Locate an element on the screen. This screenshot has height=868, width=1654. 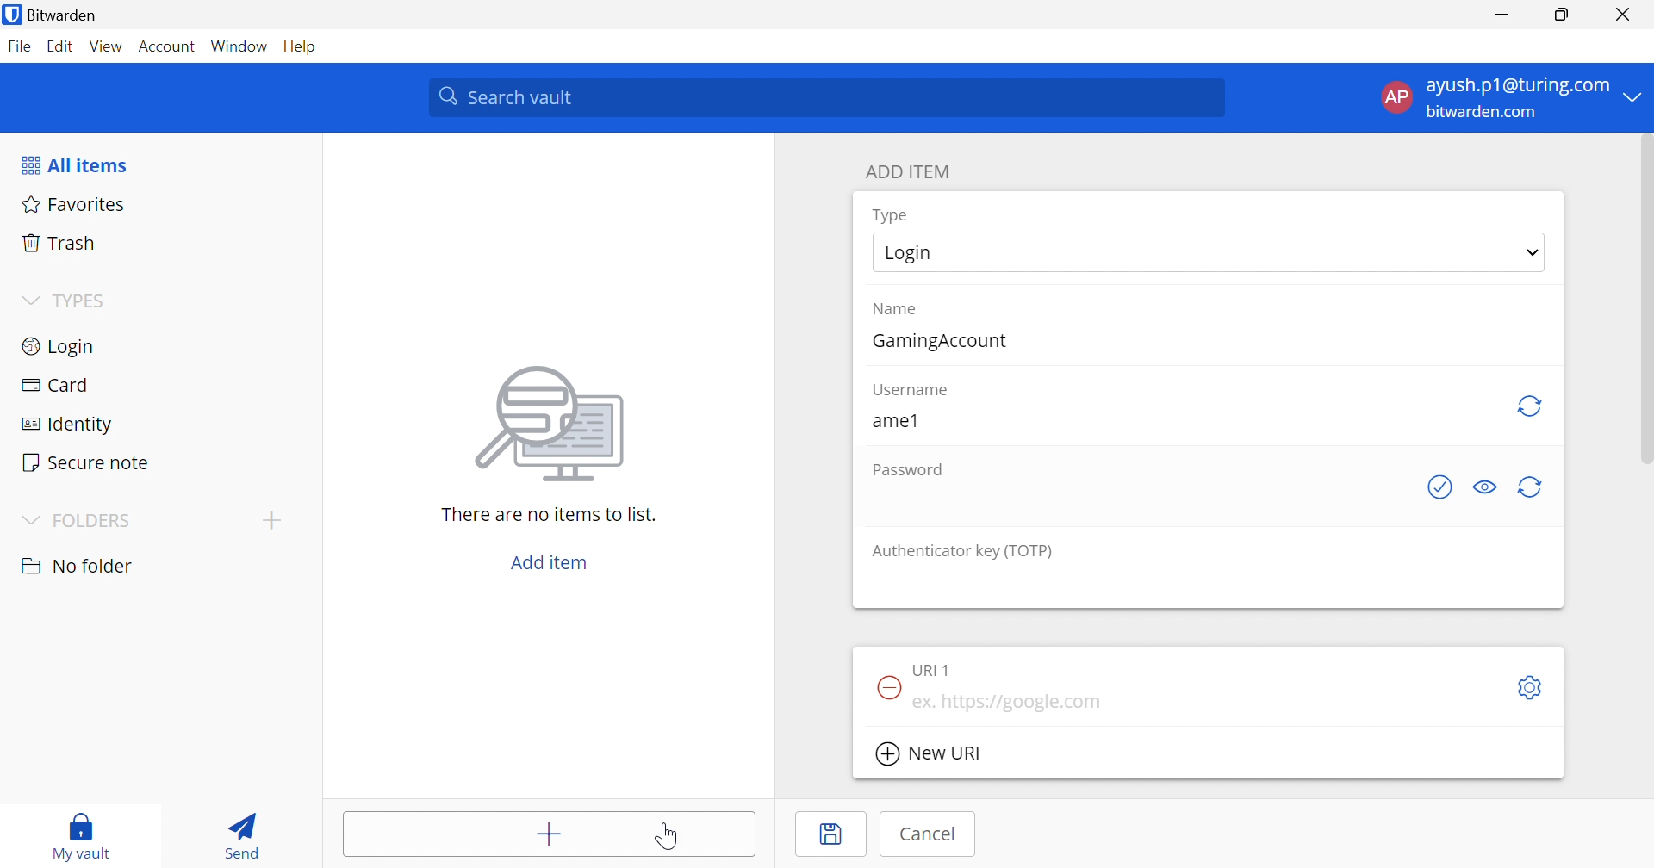
Account is located at coordinates (168, 45).